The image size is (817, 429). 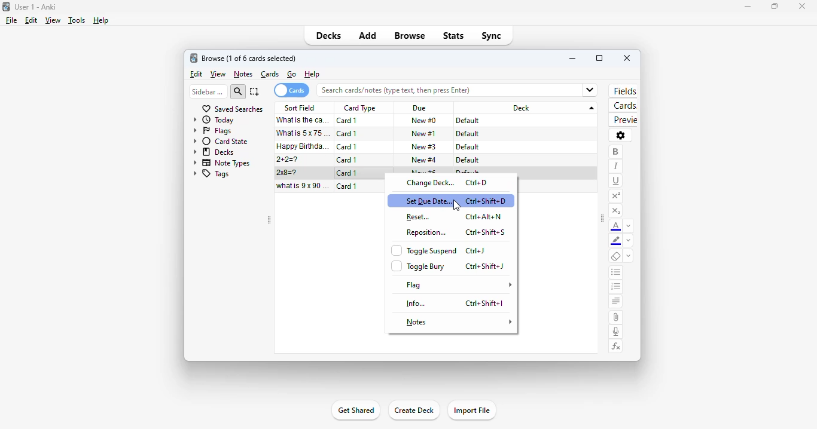 What do you see at coordinates (459, 90) in the screenshot?
I see `Search cards/notes (type text, then press Enter)` at bounding box center [459, 90].